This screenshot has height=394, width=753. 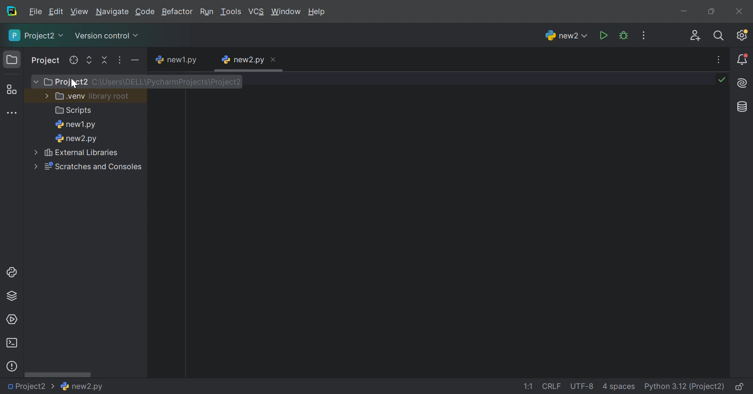 I want to click on VCS, so click(x=256, y=11).